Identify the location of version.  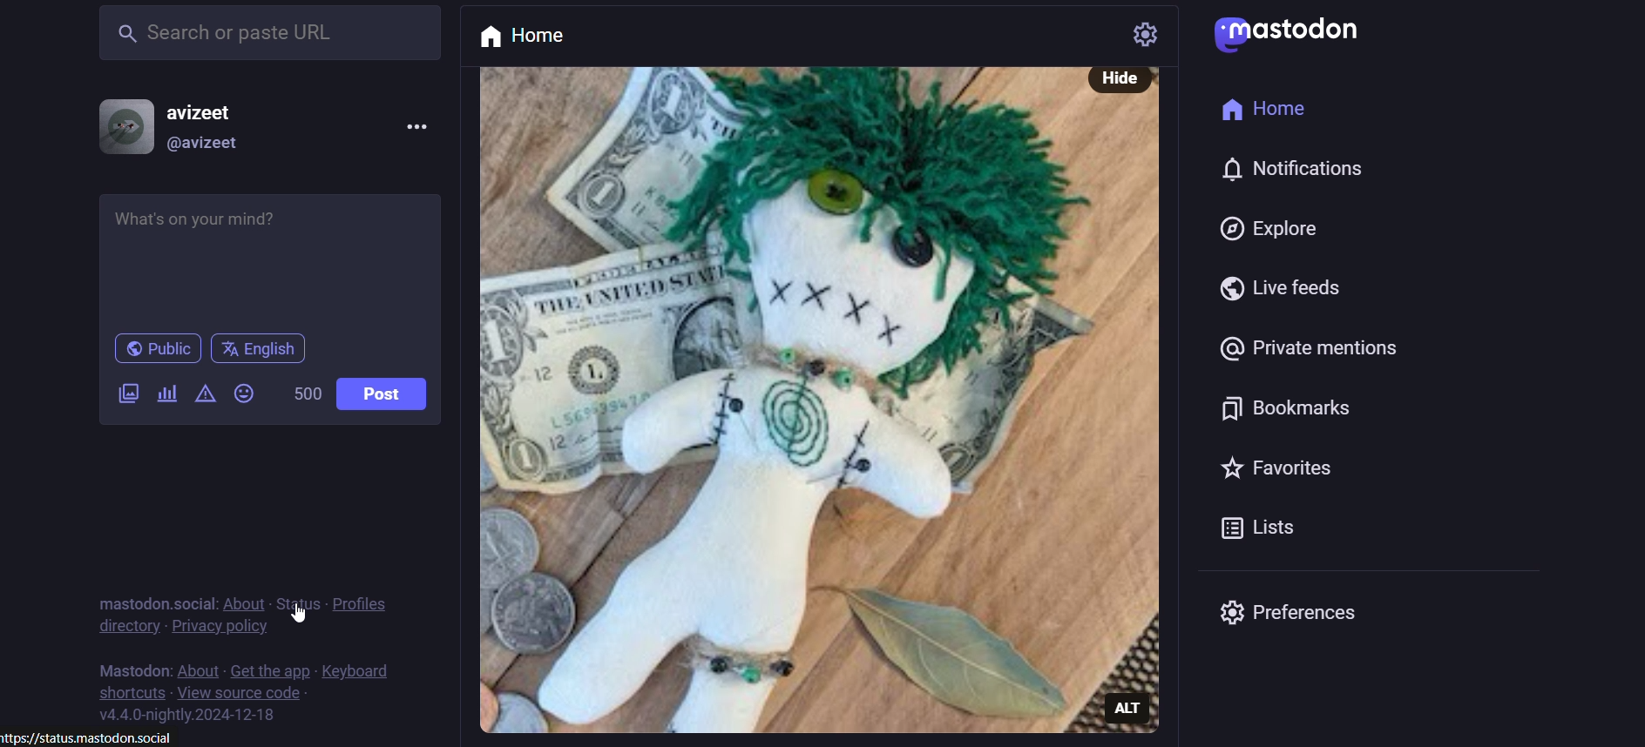
(208, 716).